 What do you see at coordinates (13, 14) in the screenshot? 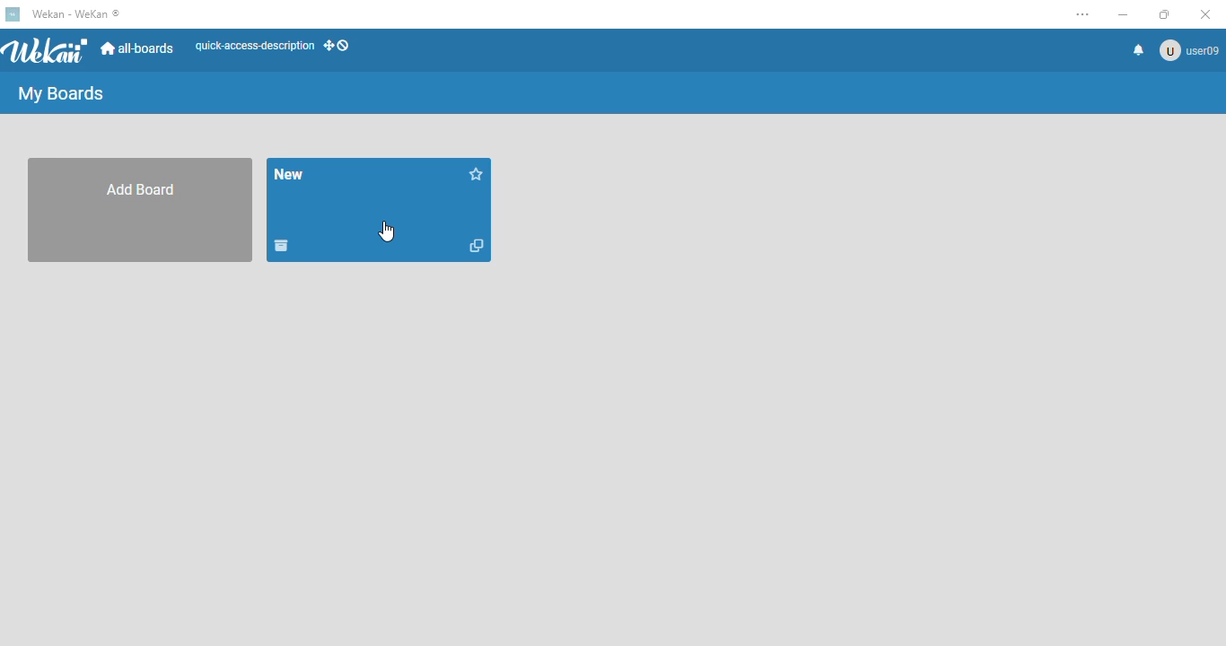
I see `logo` at bounding box center [13, 14].